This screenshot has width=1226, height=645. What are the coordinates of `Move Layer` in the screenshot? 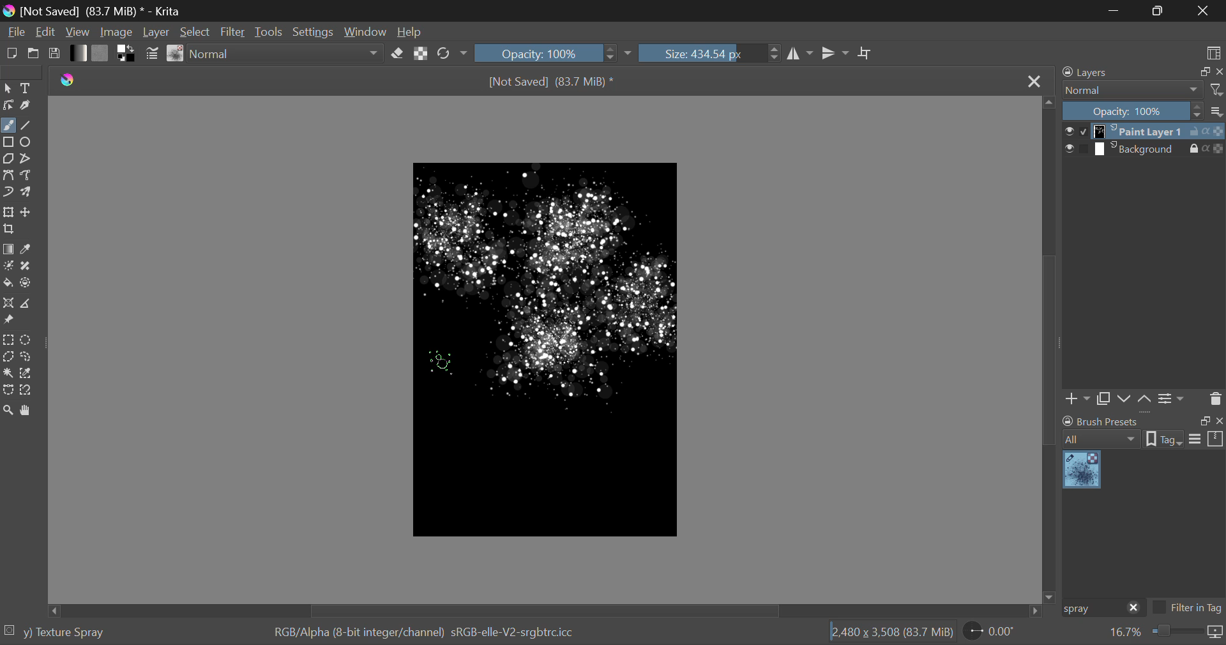 It's located at (26, 211).